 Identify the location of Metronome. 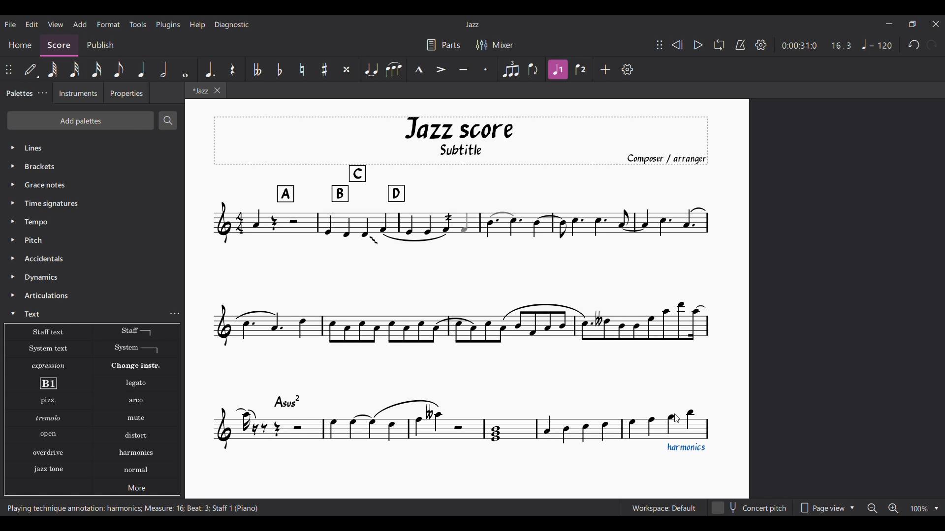
(740, 45).